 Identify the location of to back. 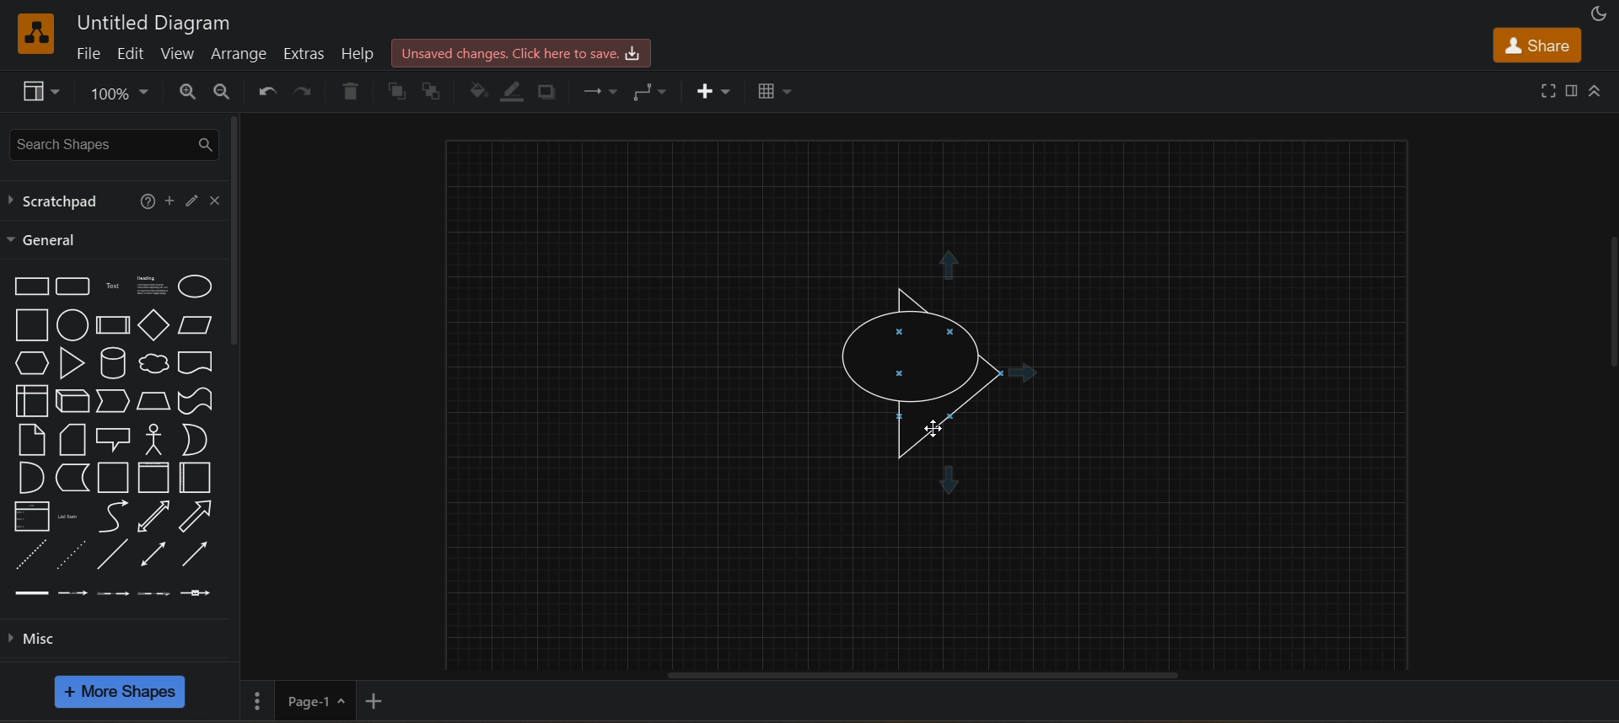
(435, 88).